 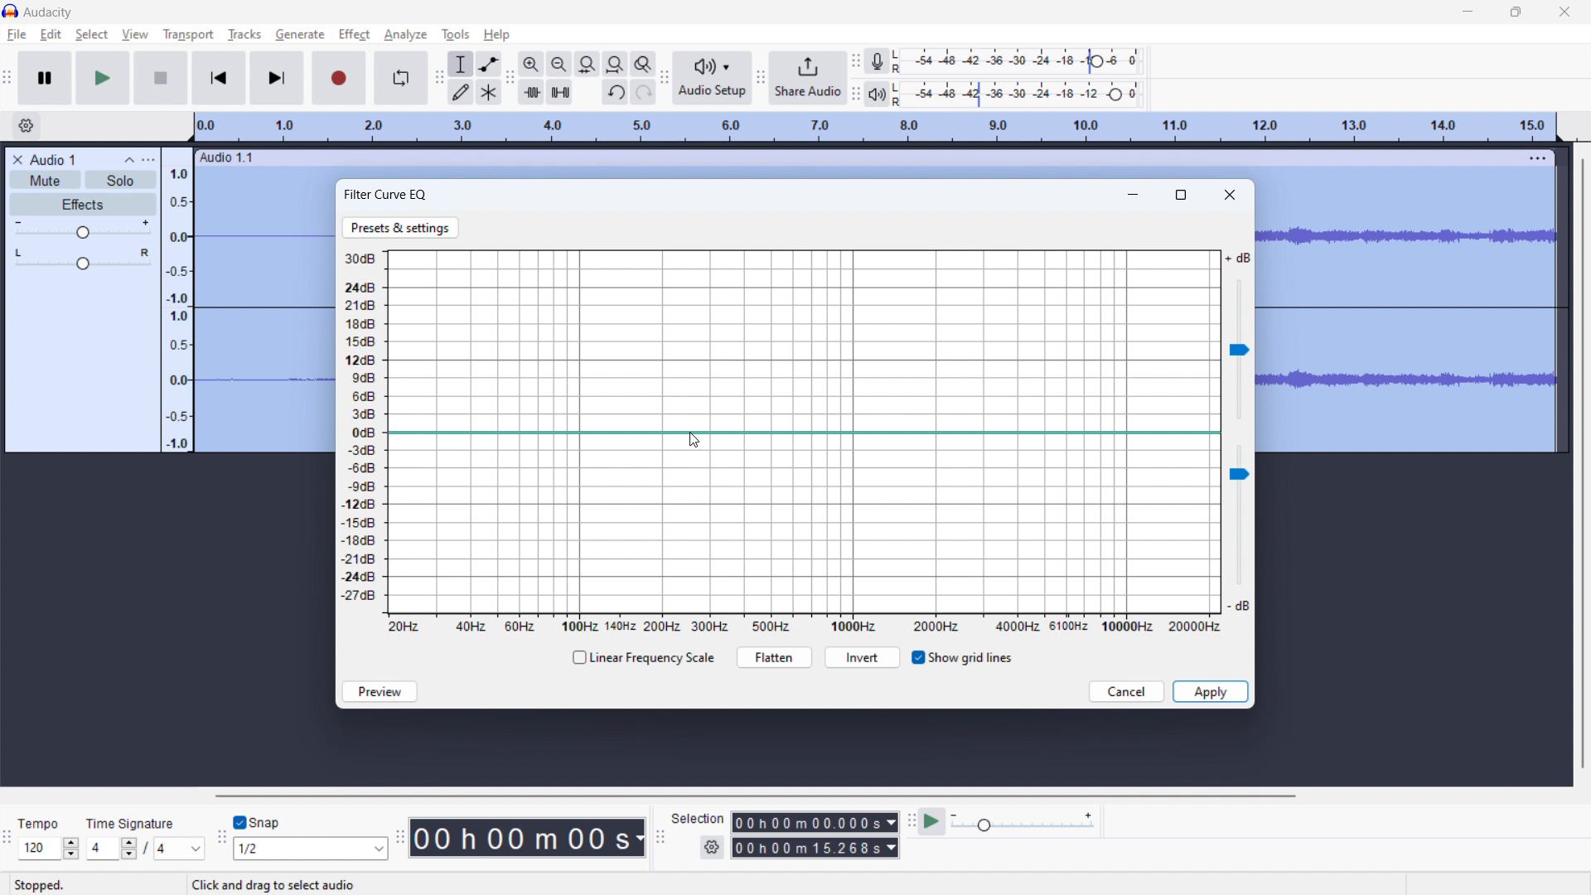 What do you see at coordinates (162, 78) in the screenshot?
I see `stop` at bounding box center [162, 78].